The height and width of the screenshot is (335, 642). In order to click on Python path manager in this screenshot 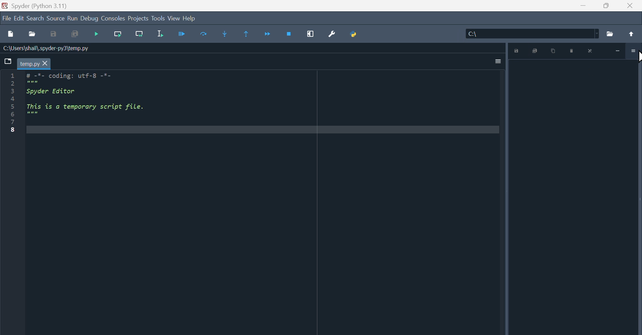, I will do `click(355, 34)`.